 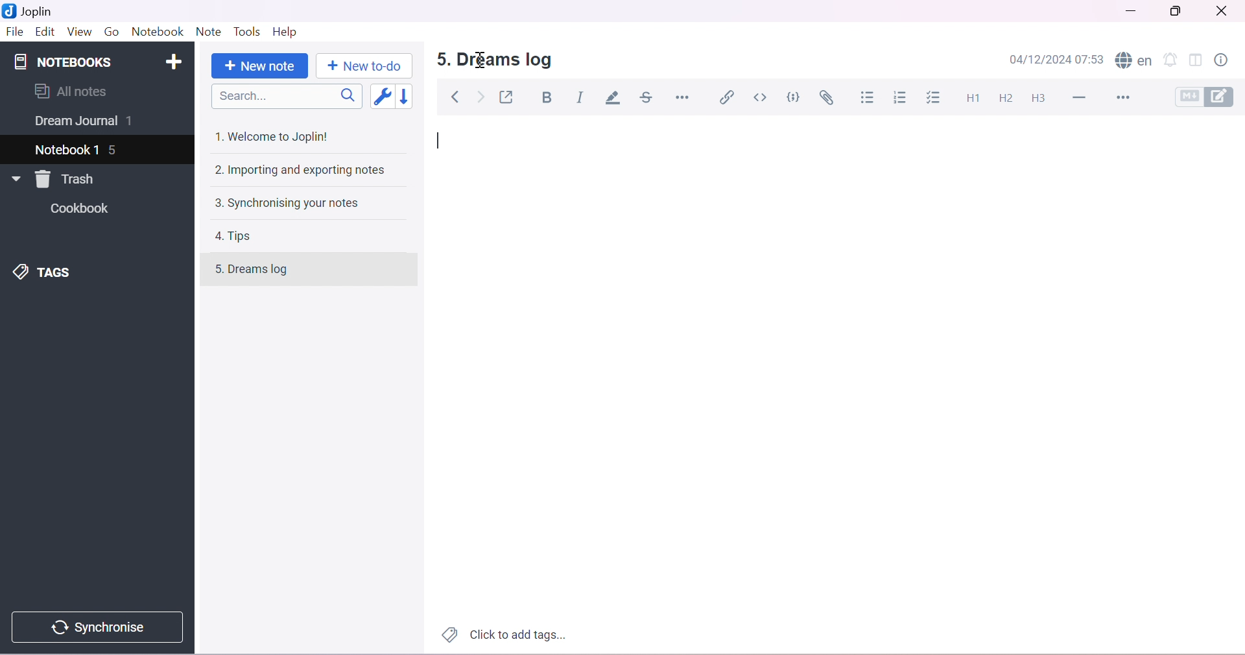 I want to click on New to-do, so click(x=363, y=66).